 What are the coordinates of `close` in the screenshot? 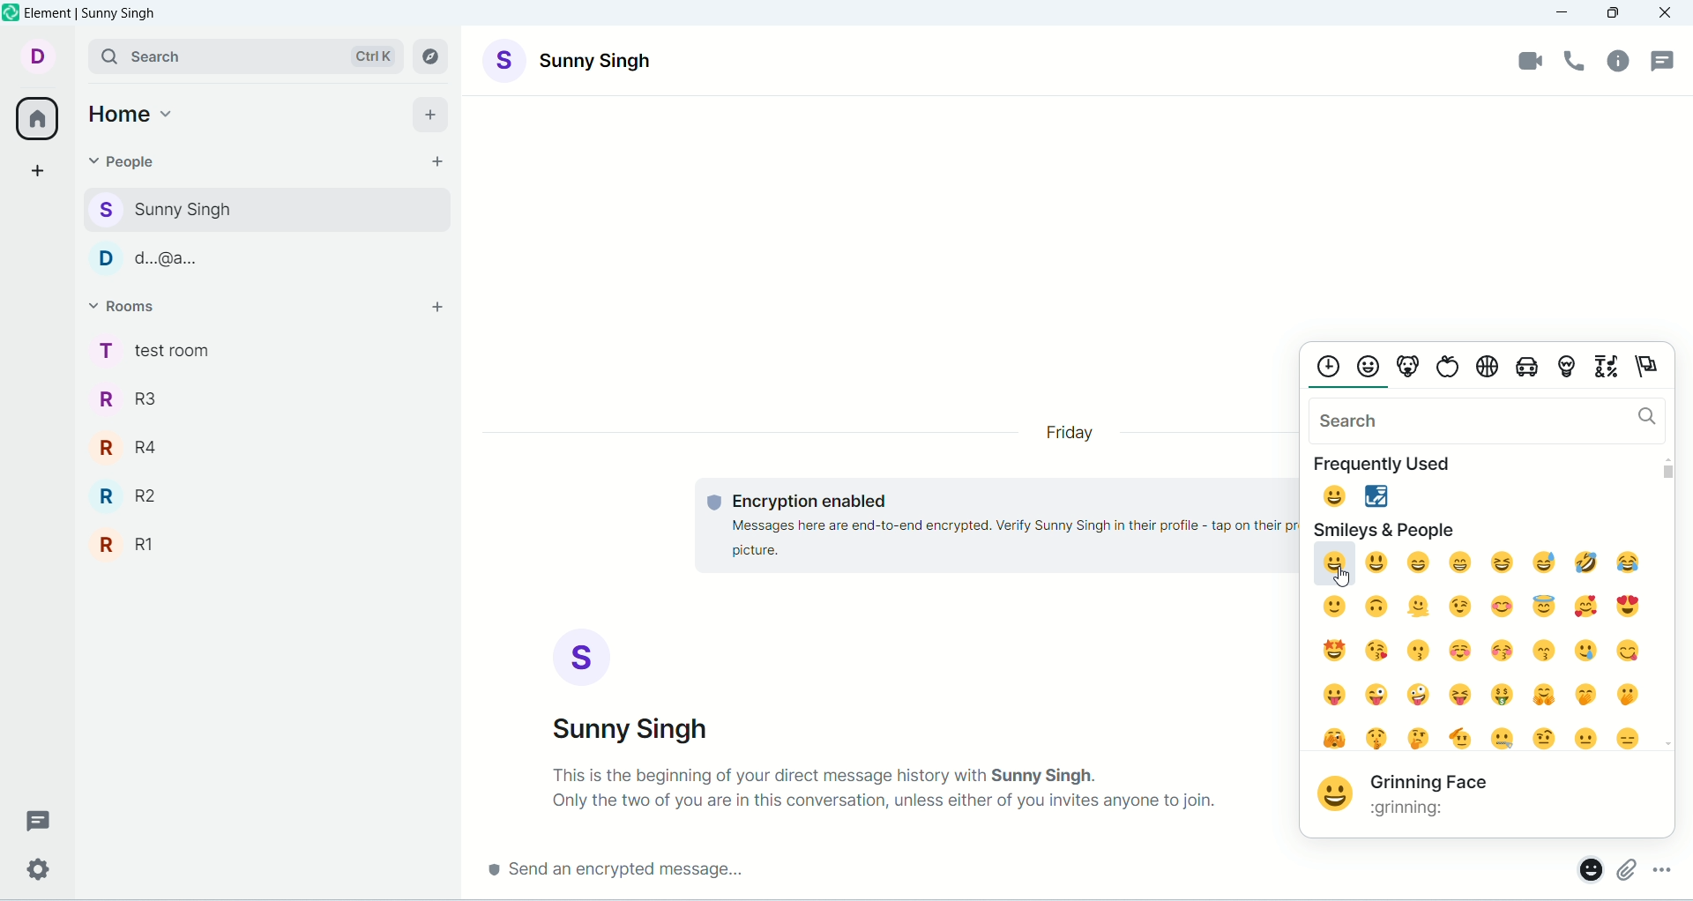 It's located at (1667, 13).